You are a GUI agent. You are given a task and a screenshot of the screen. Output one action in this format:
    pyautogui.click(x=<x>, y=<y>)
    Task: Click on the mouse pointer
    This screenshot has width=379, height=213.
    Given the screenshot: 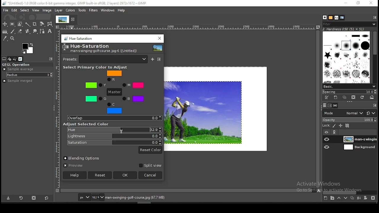 What is the action you would take?
    pyautogui.click(x=121, y=131)
    